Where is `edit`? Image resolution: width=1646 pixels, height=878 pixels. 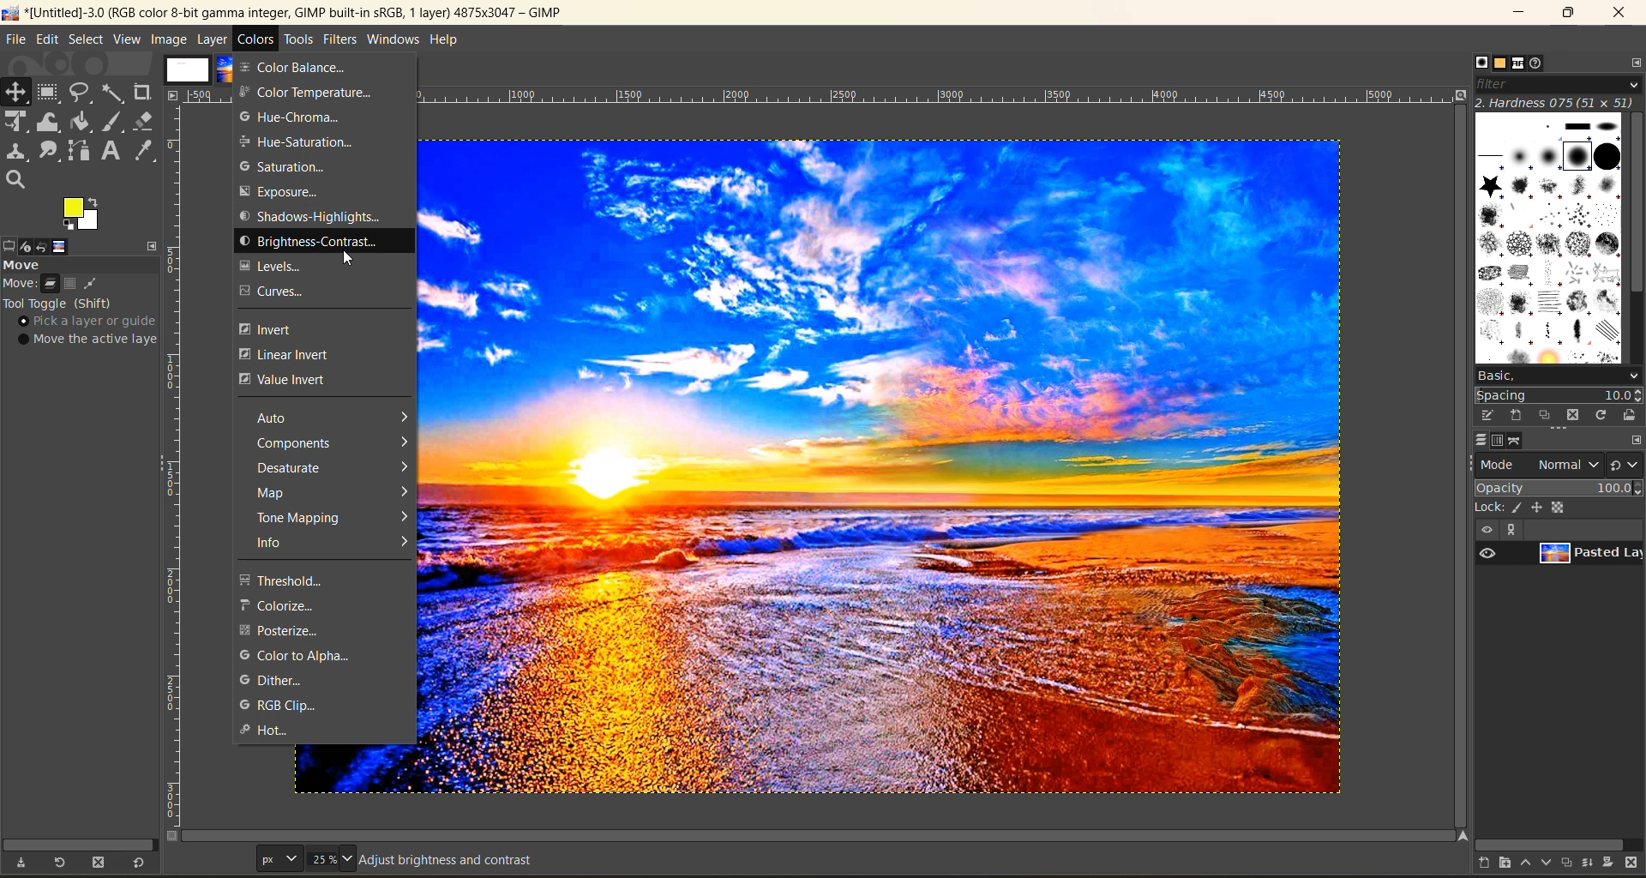
edit is located at coordinates (1489, 415).